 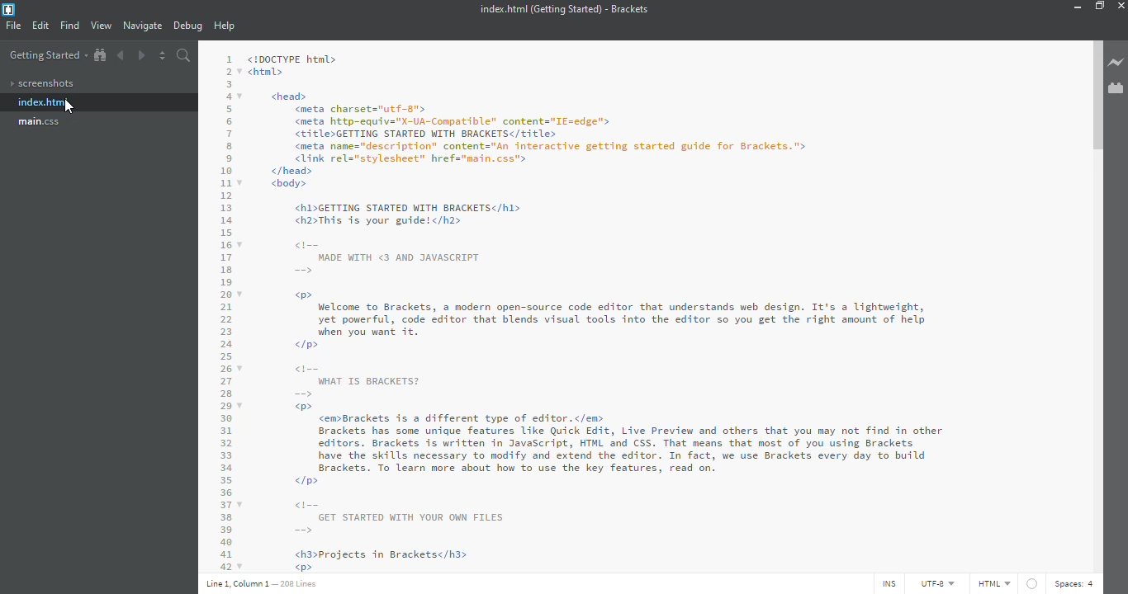 I want to click on back, so click(x=123, y=54).